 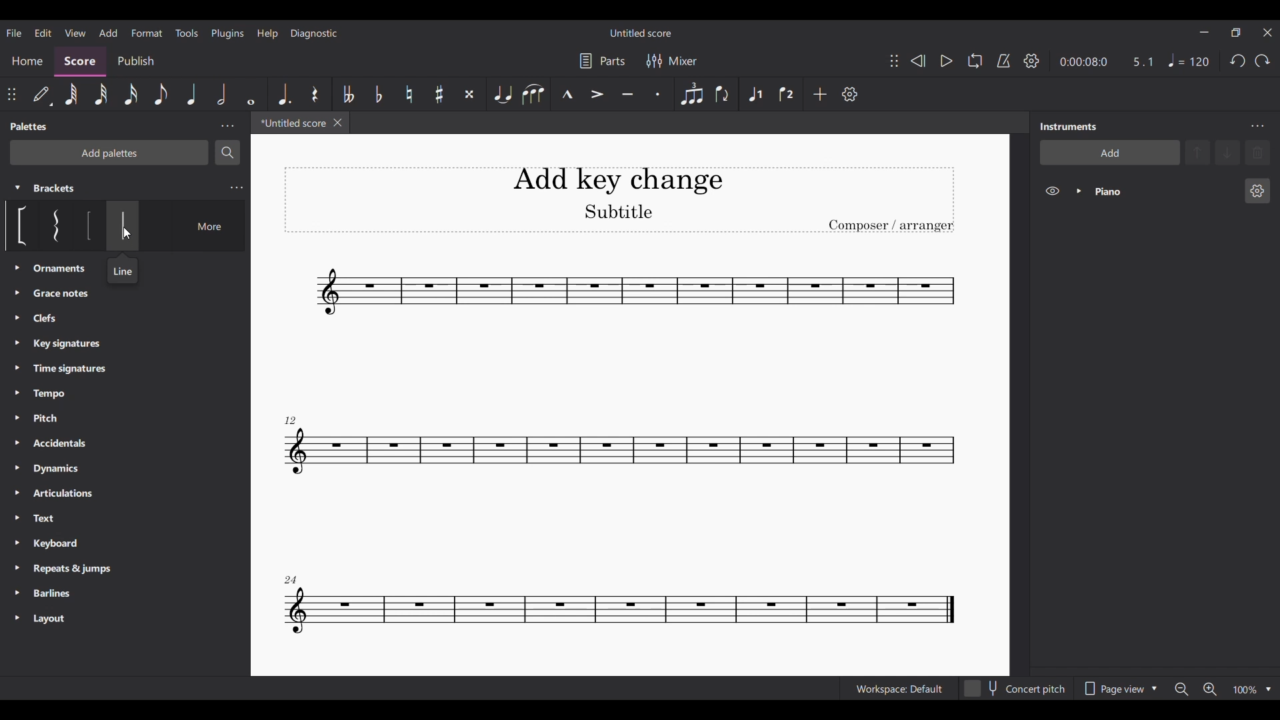 I want to click on 16th note, so click(x=131, y=95).